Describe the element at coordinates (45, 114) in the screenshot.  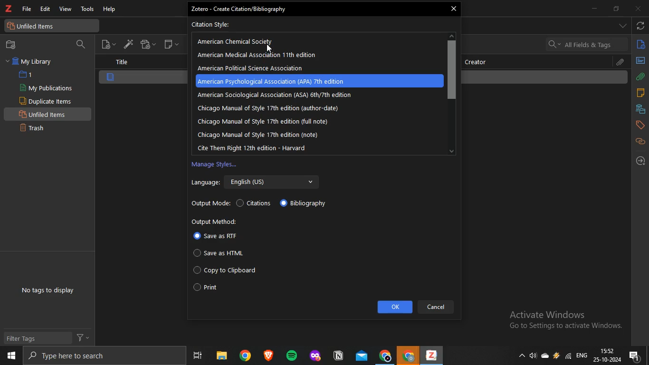
I see `Unfiled Items` at that location.